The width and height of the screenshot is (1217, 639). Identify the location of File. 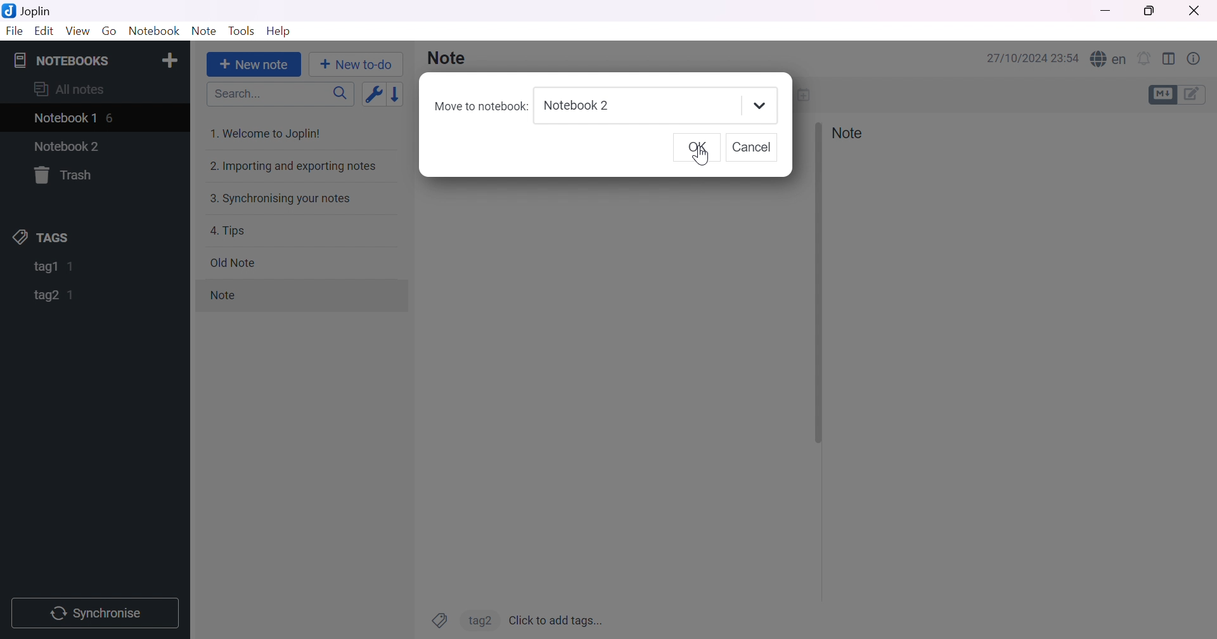
(13, 31).